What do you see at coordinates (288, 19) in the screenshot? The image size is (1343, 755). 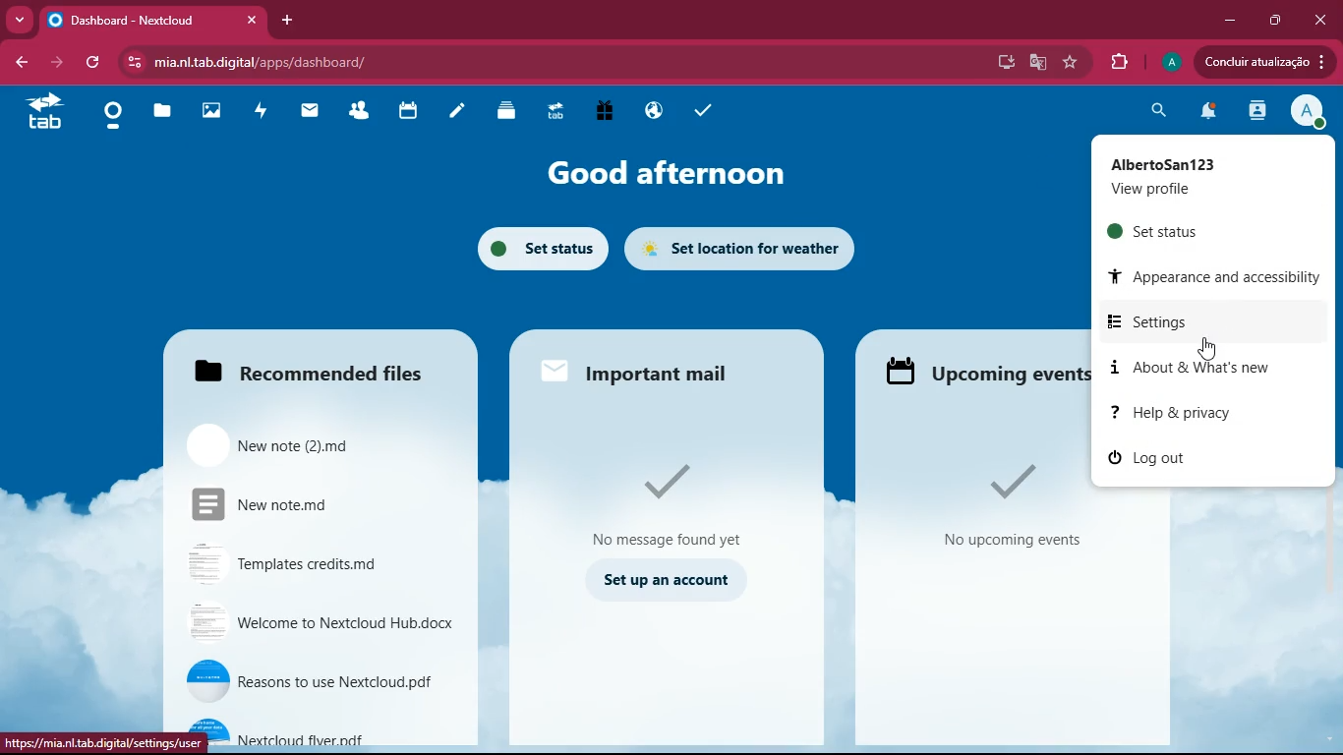 I see `add tab` at bounding box center [288, 19].